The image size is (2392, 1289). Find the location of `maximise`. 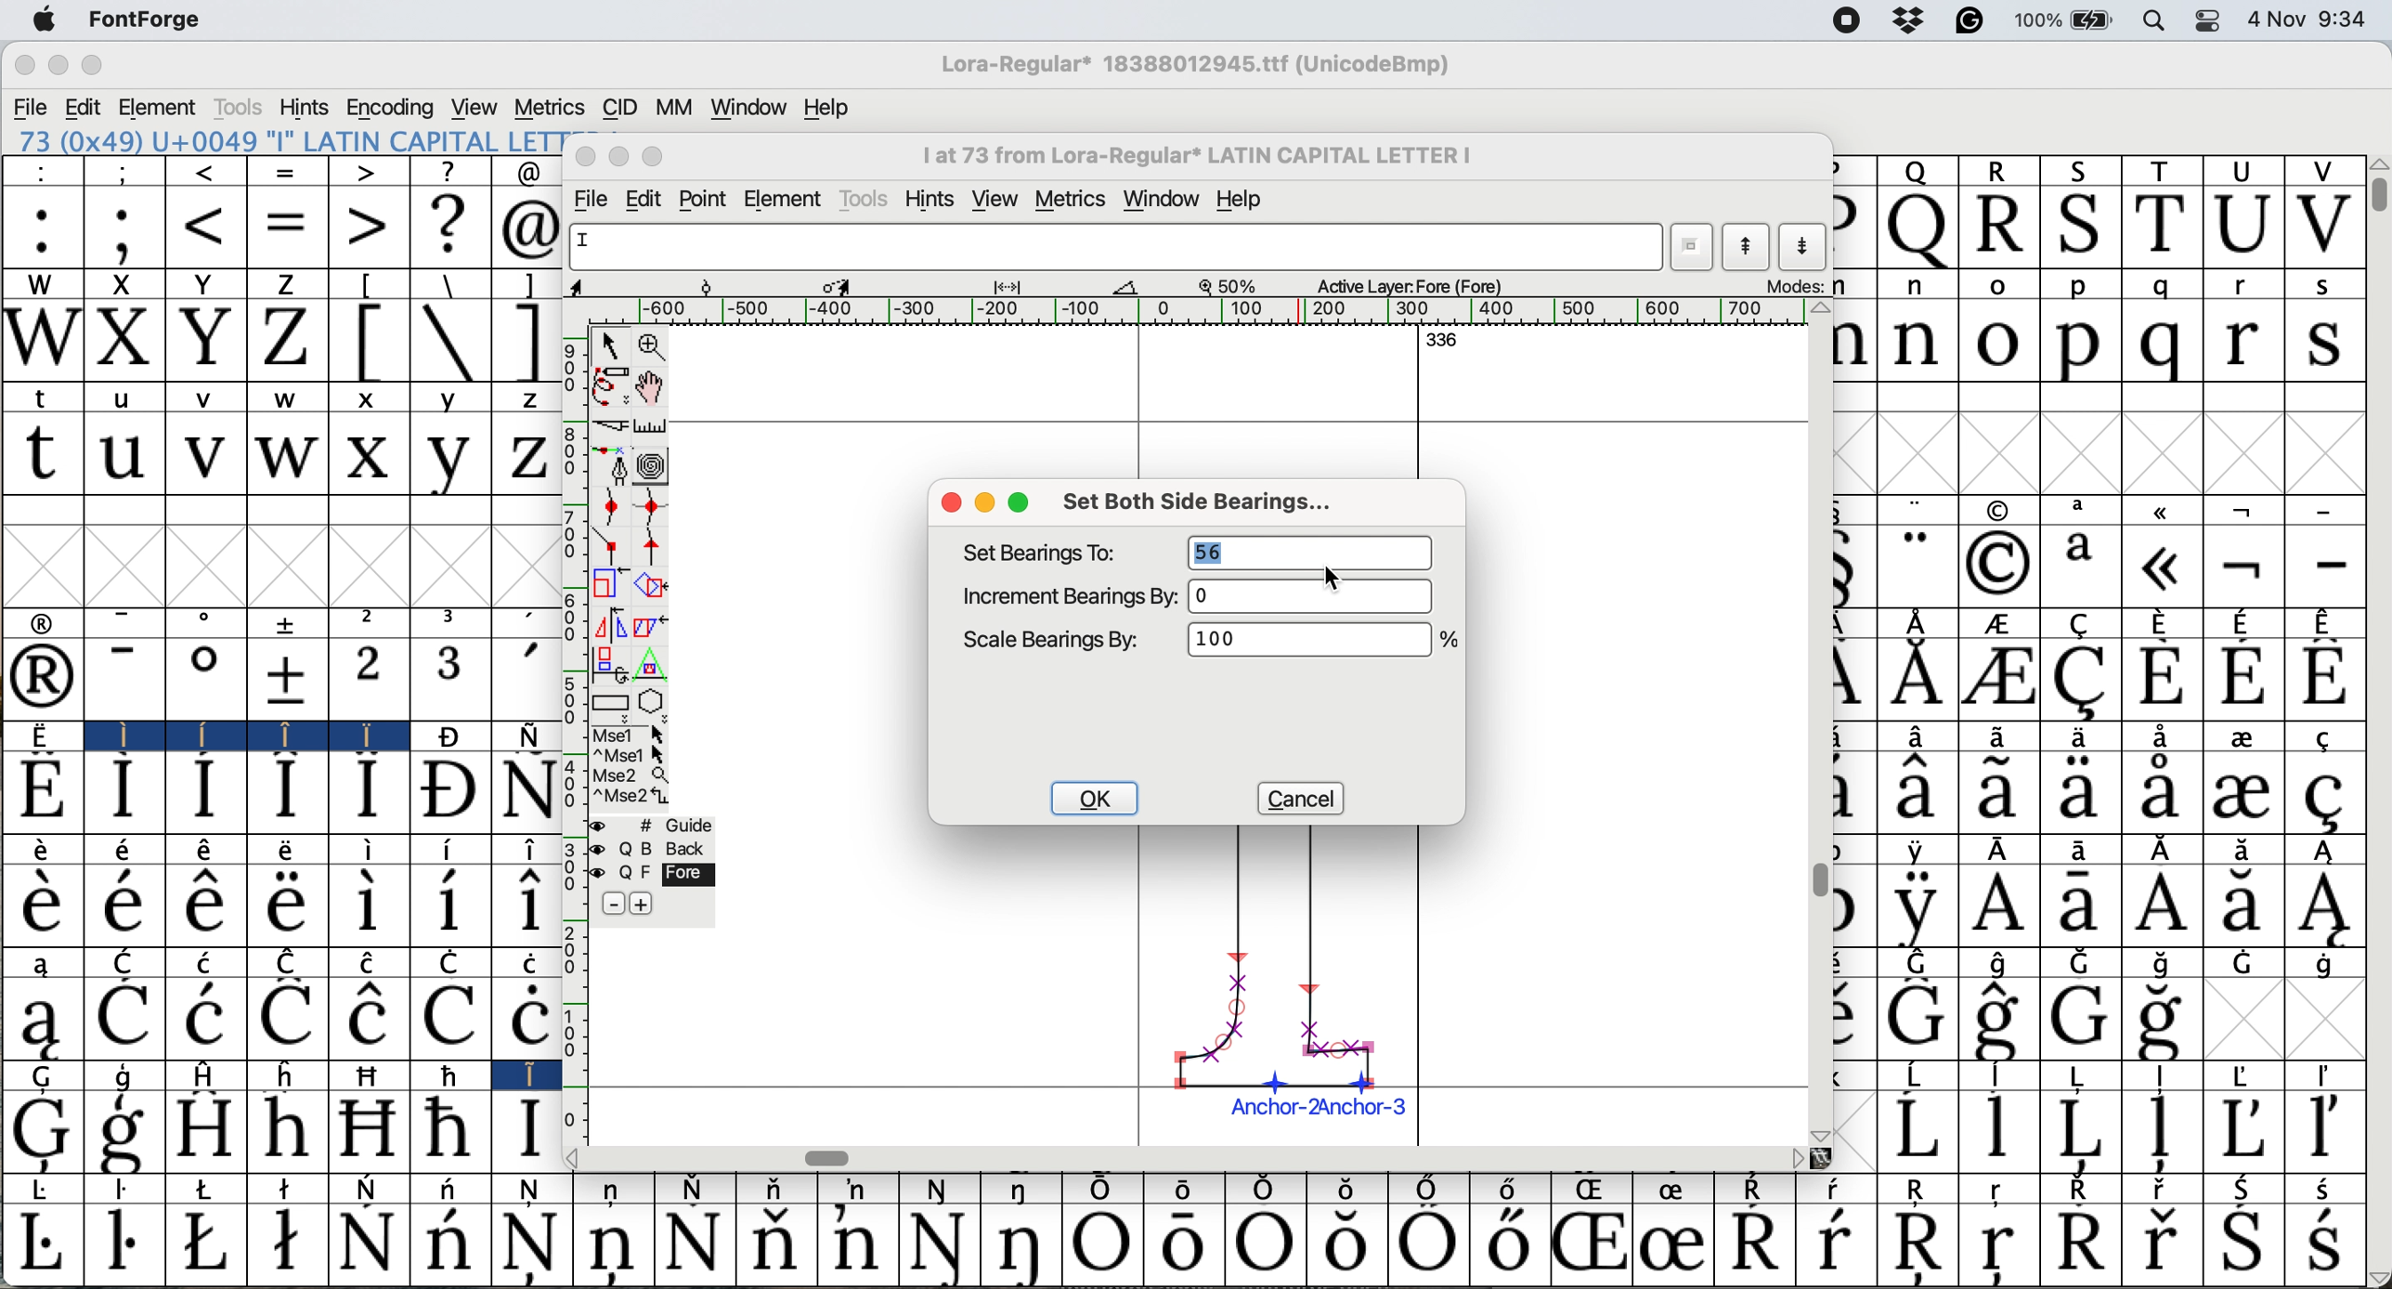

maximise is located at coordinates (1021, 503).